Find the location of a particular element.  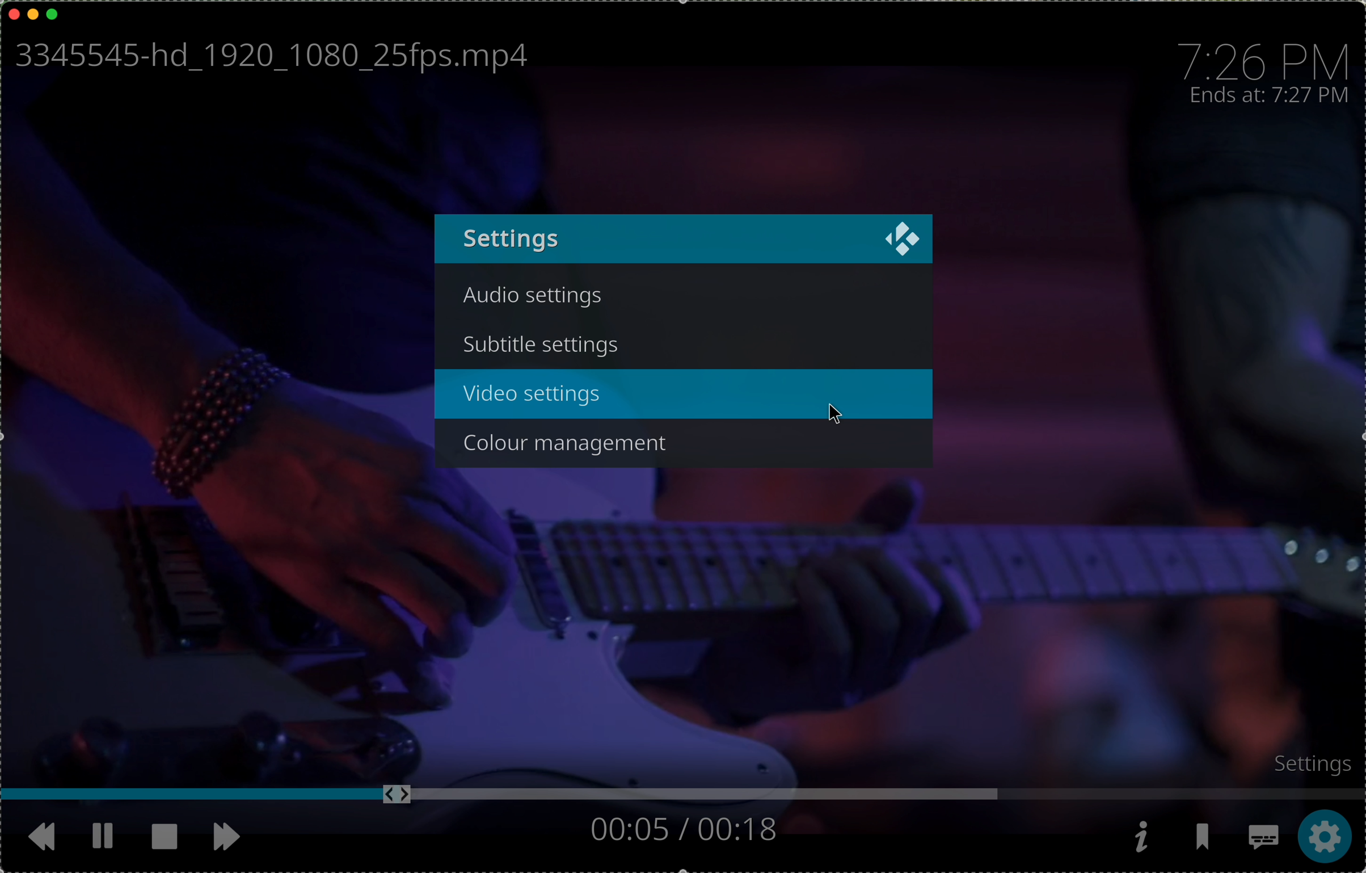

settings is located at coordinates (1304, 762).